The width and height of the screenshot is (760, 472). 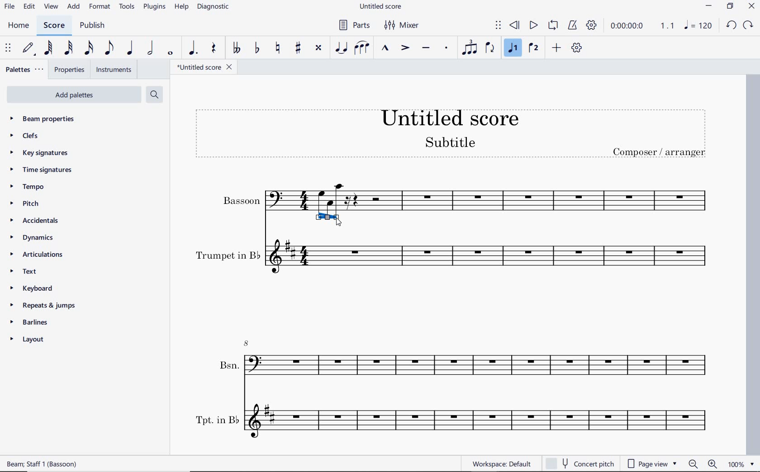 I want to click on CLOSE, so click(x=752, y=7).